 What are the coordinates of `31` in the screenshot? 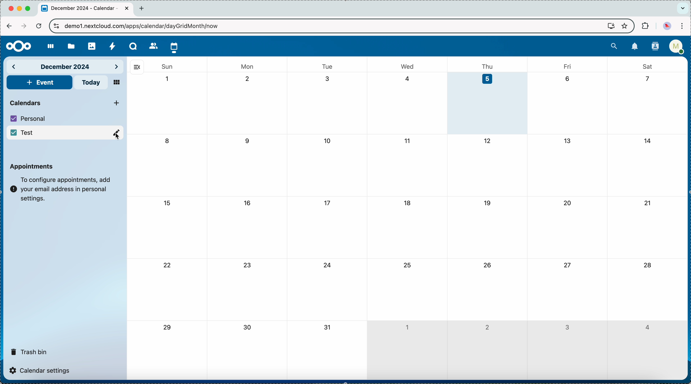 It's located at (328, 328).